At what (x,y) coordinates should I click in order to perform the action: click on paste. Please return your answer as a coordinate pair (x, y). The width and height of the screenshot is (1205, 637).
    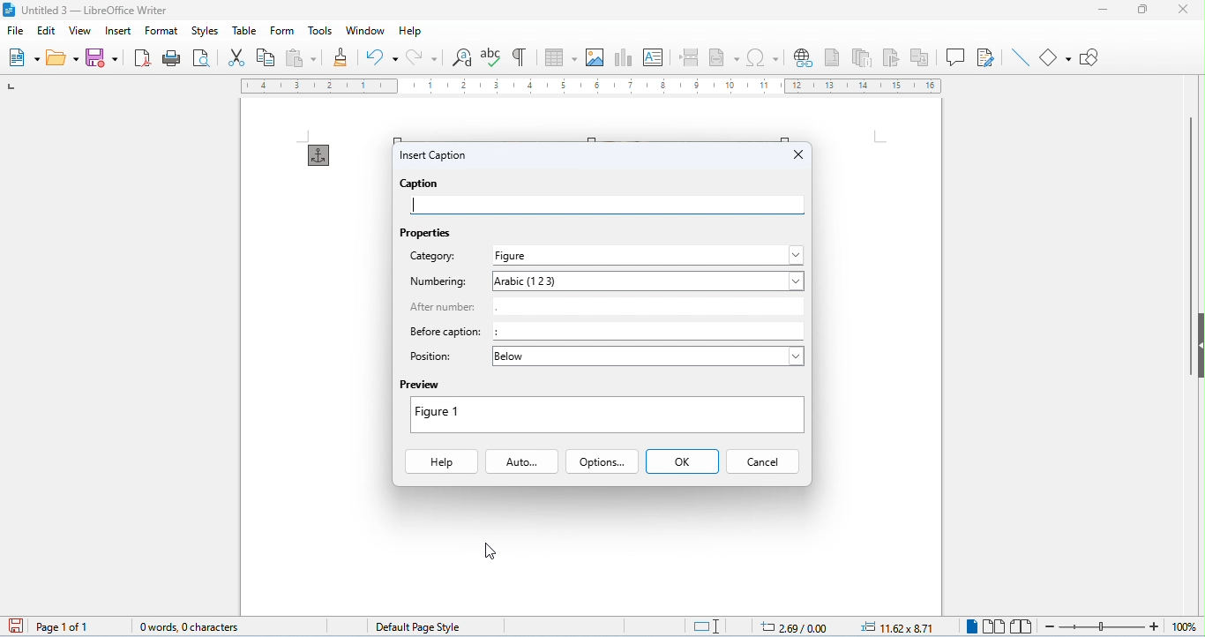
    Looking at the image, I should click on (301, 57).